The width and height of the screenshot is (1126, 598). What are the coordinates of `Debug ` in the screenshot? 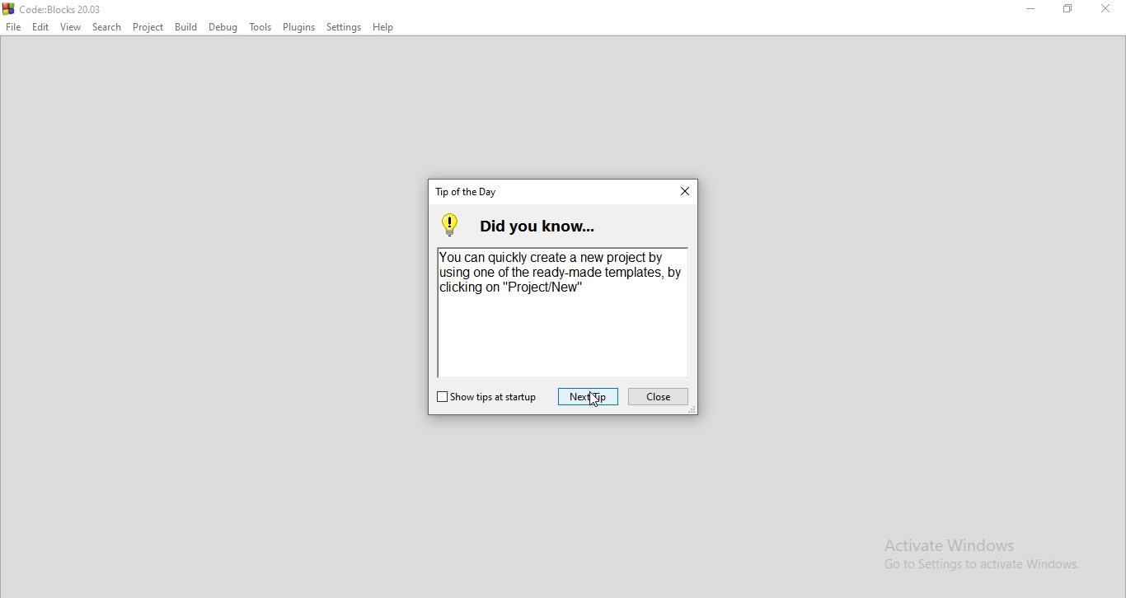 It's located at (223, 26).